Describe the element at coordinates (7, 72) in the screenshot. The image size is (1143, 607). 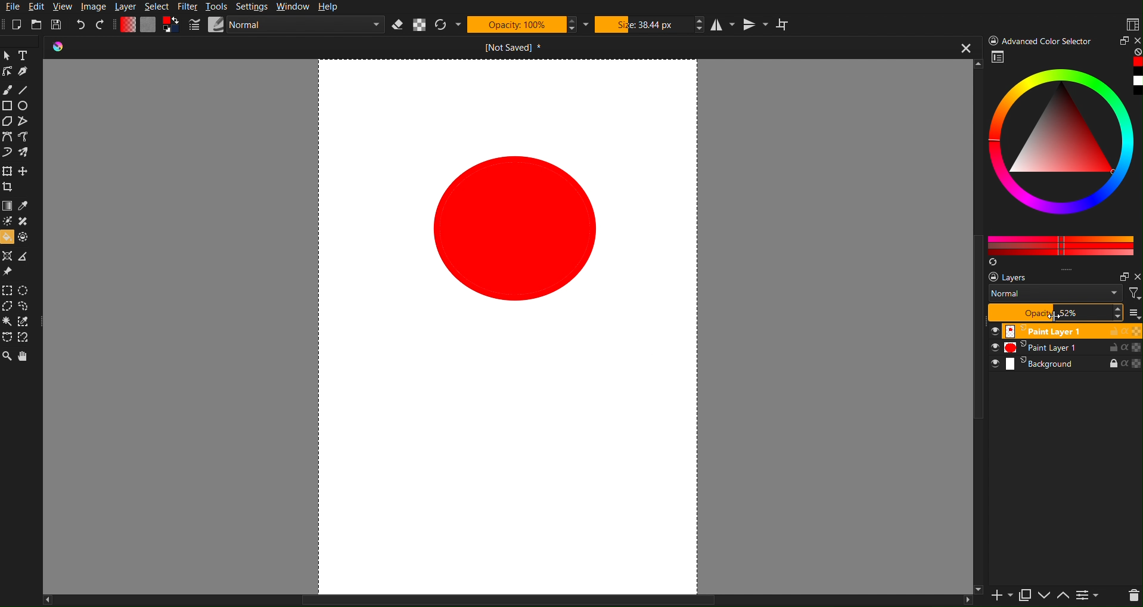
I see `Edit Shape` at that location.